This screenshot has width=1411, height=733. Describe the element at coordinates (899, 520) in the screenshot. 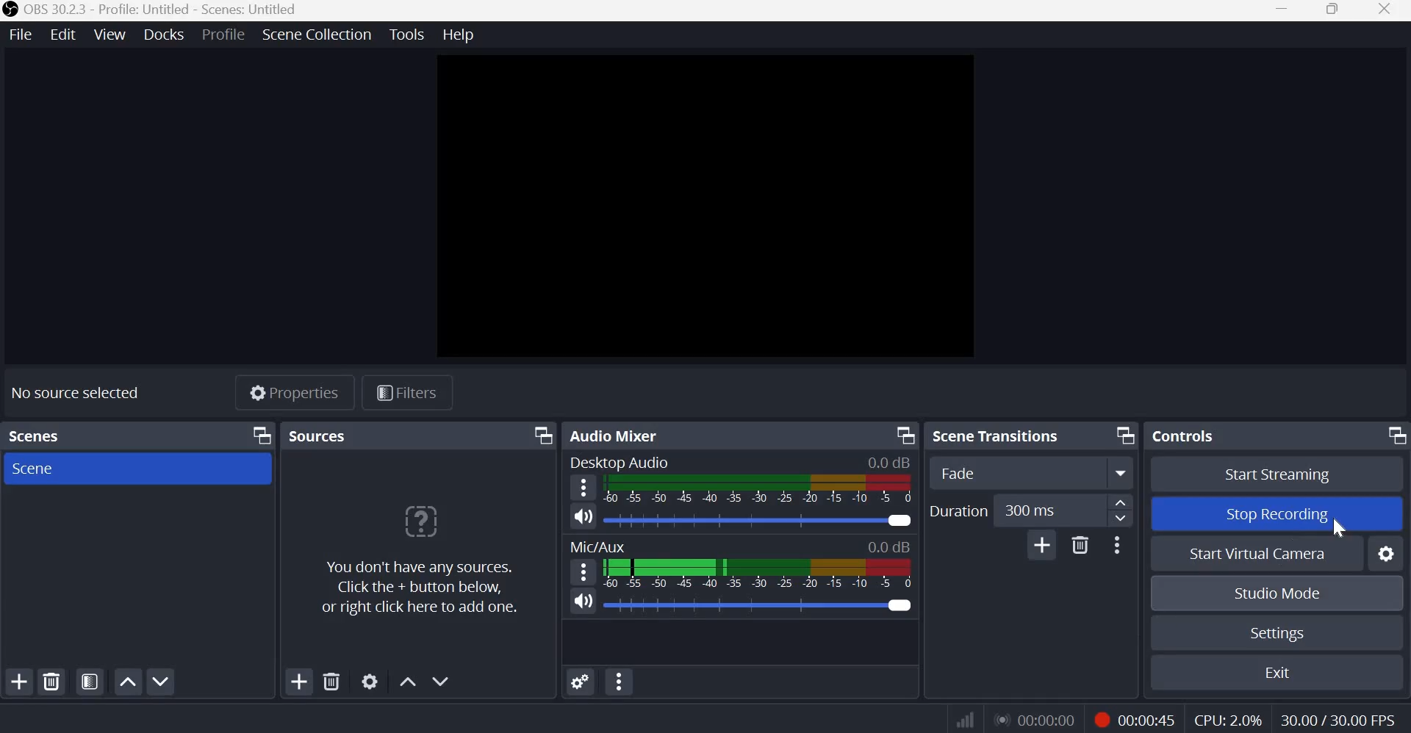

I see `Audio Slider` at that location.